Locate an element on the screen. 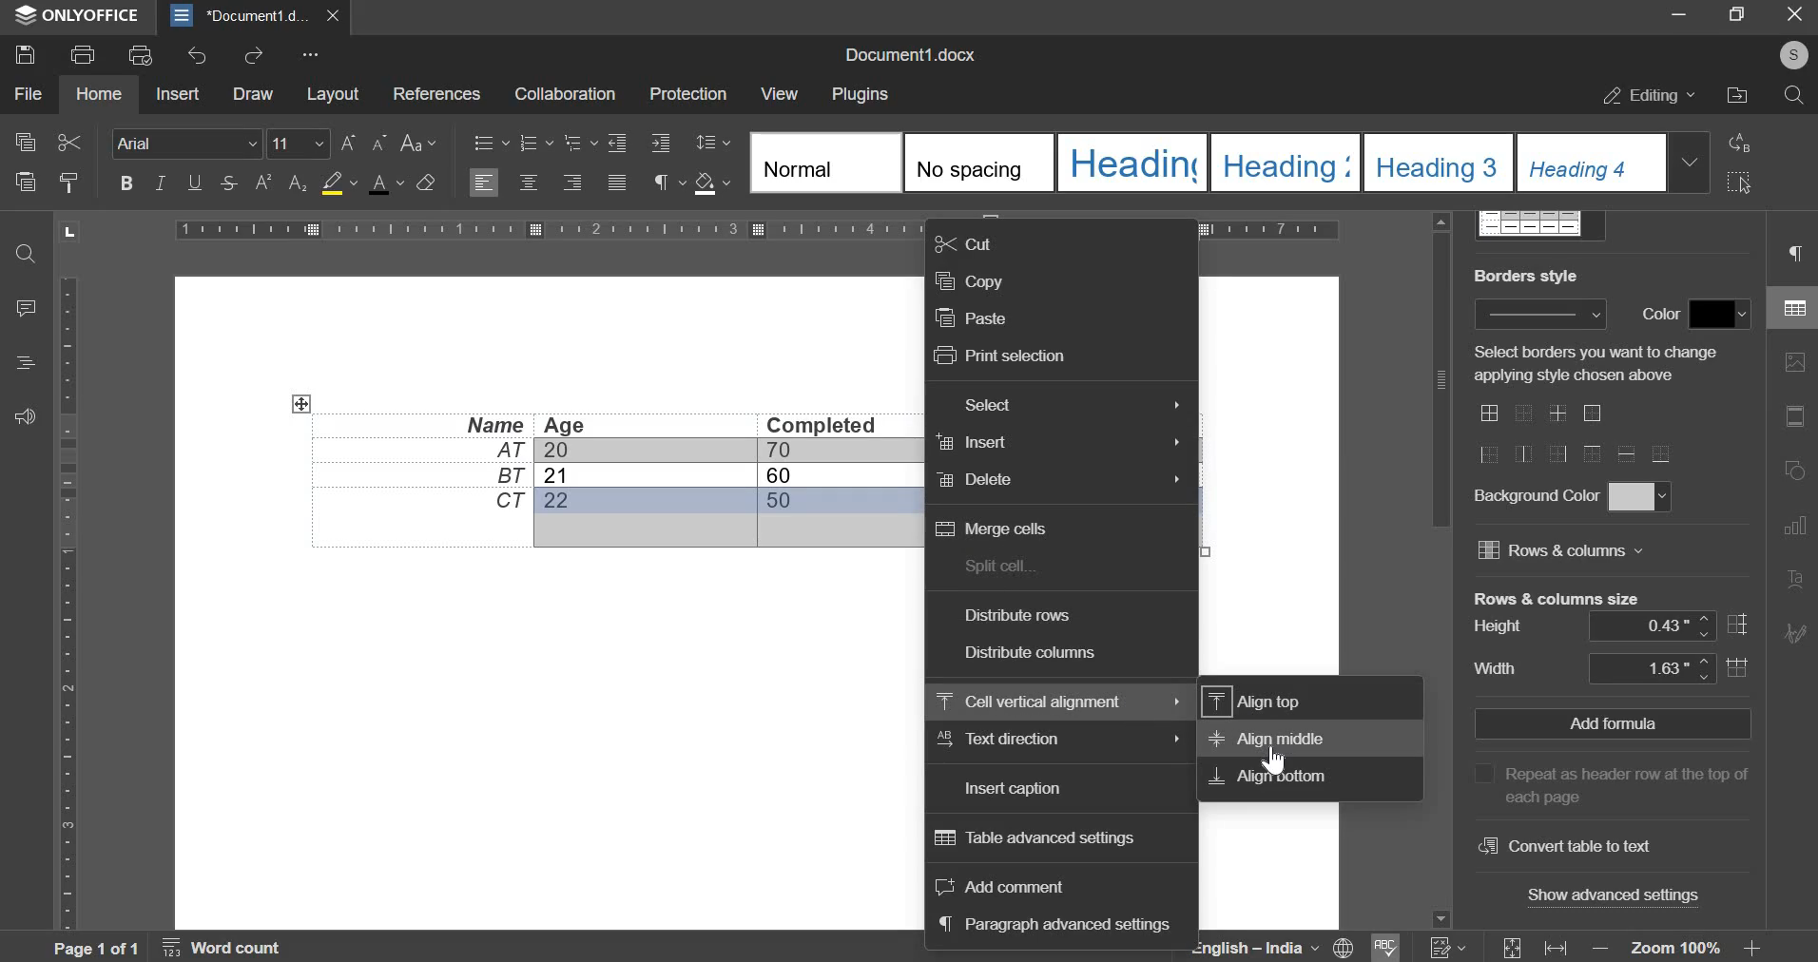  convert table to text is located at coordinates (1565, 846).